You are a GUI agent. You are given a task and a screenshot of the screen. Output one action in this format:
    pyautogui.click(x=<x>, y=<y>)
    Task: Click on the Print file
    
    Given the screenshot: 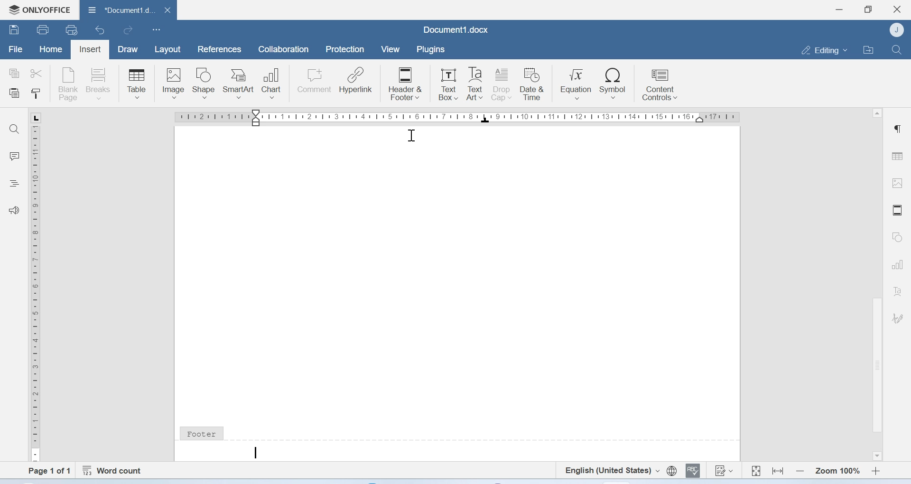 What is the action you would take?
    pyautogui.click(x=42, y=29)
    